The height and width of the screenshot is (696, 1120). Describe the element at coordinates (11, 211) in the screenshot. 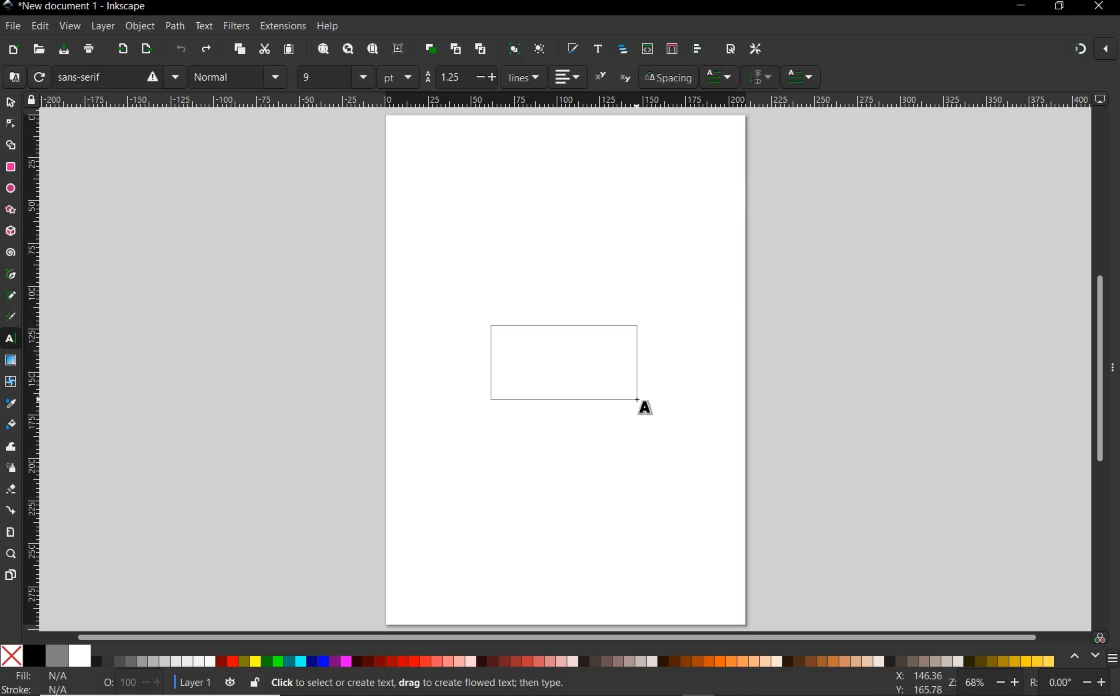

I see `star tool` at that location.